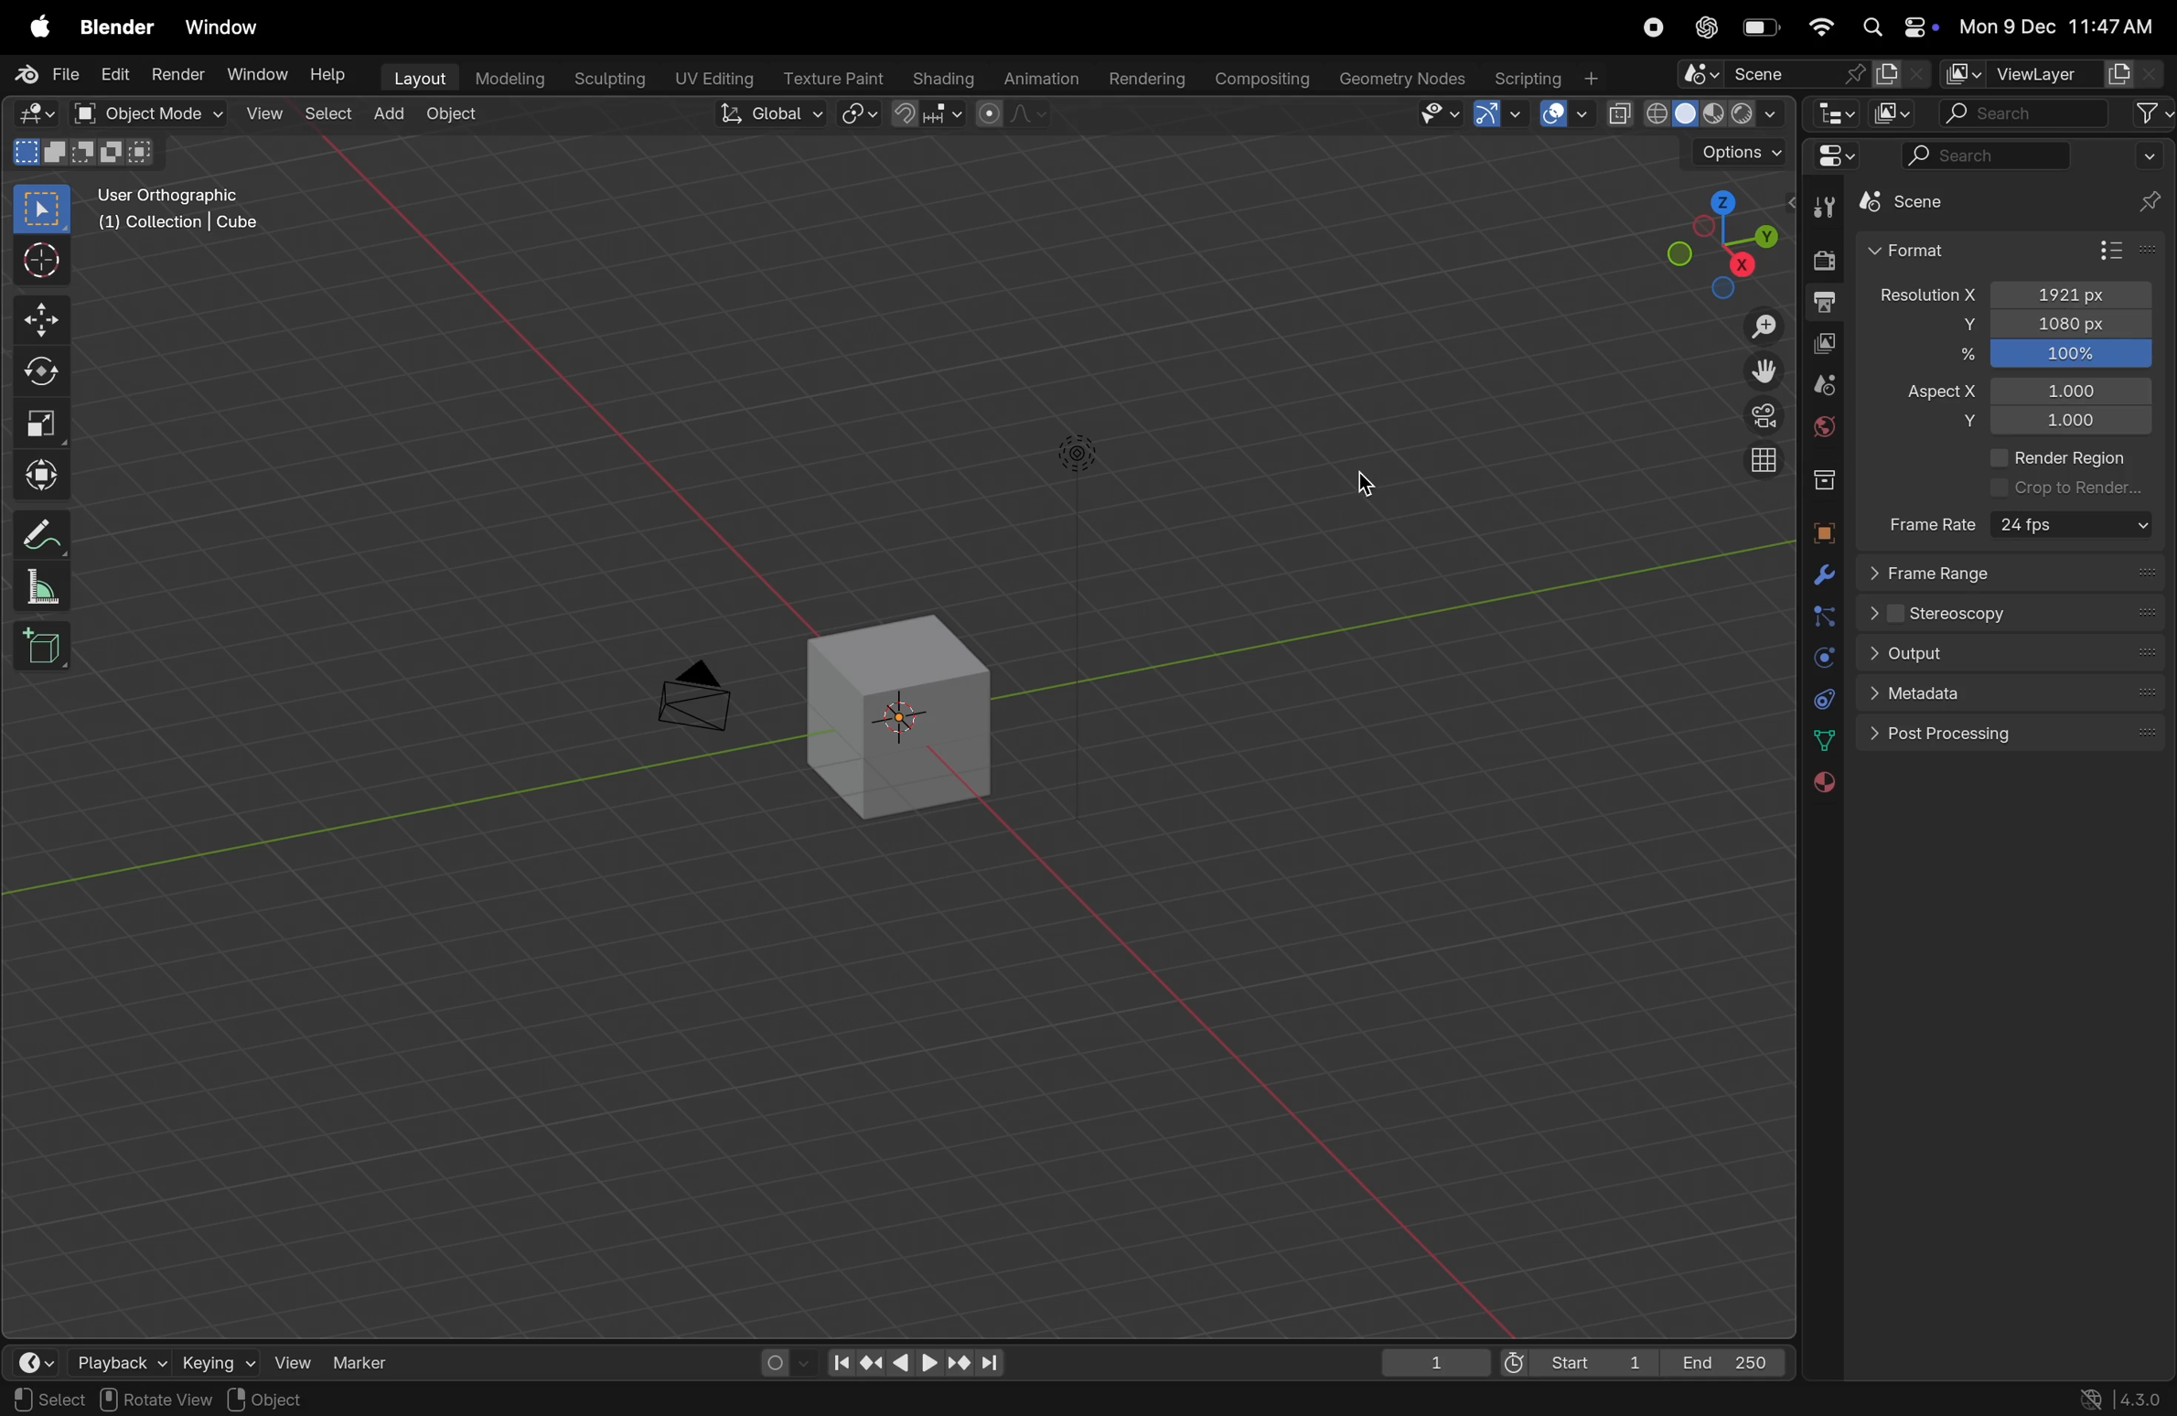  I want to click on !920 presets, so click(2069, 295).